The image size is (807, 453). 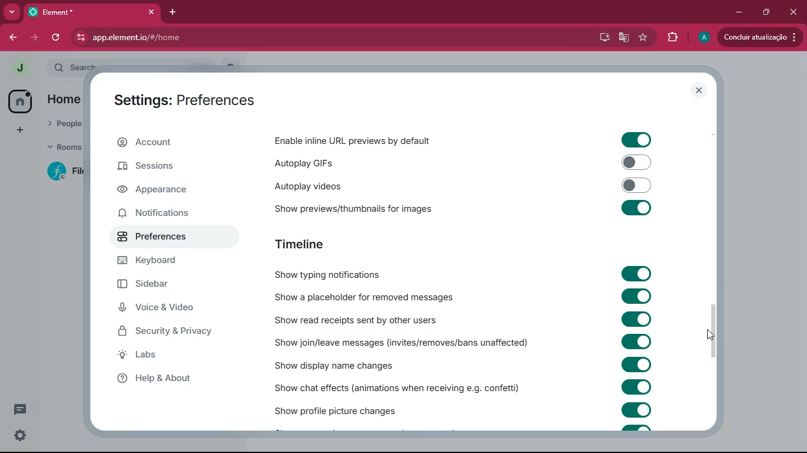 What do you see at coordinates (347, 365) in the screenshot?
I see `show display name changes` at bounding box center [347, 365].